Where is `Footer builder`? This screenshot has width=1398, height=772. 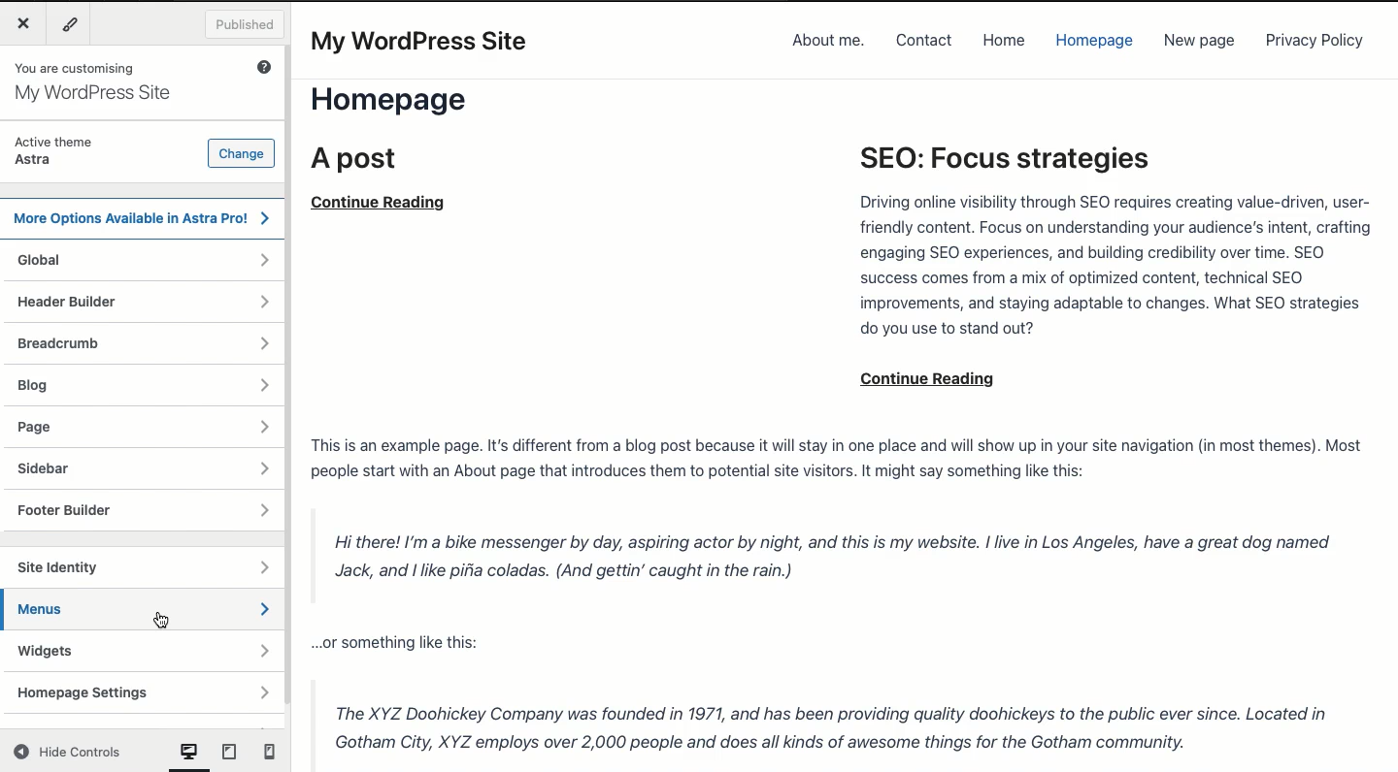
Footer builder is located at coordinates (142, 511).